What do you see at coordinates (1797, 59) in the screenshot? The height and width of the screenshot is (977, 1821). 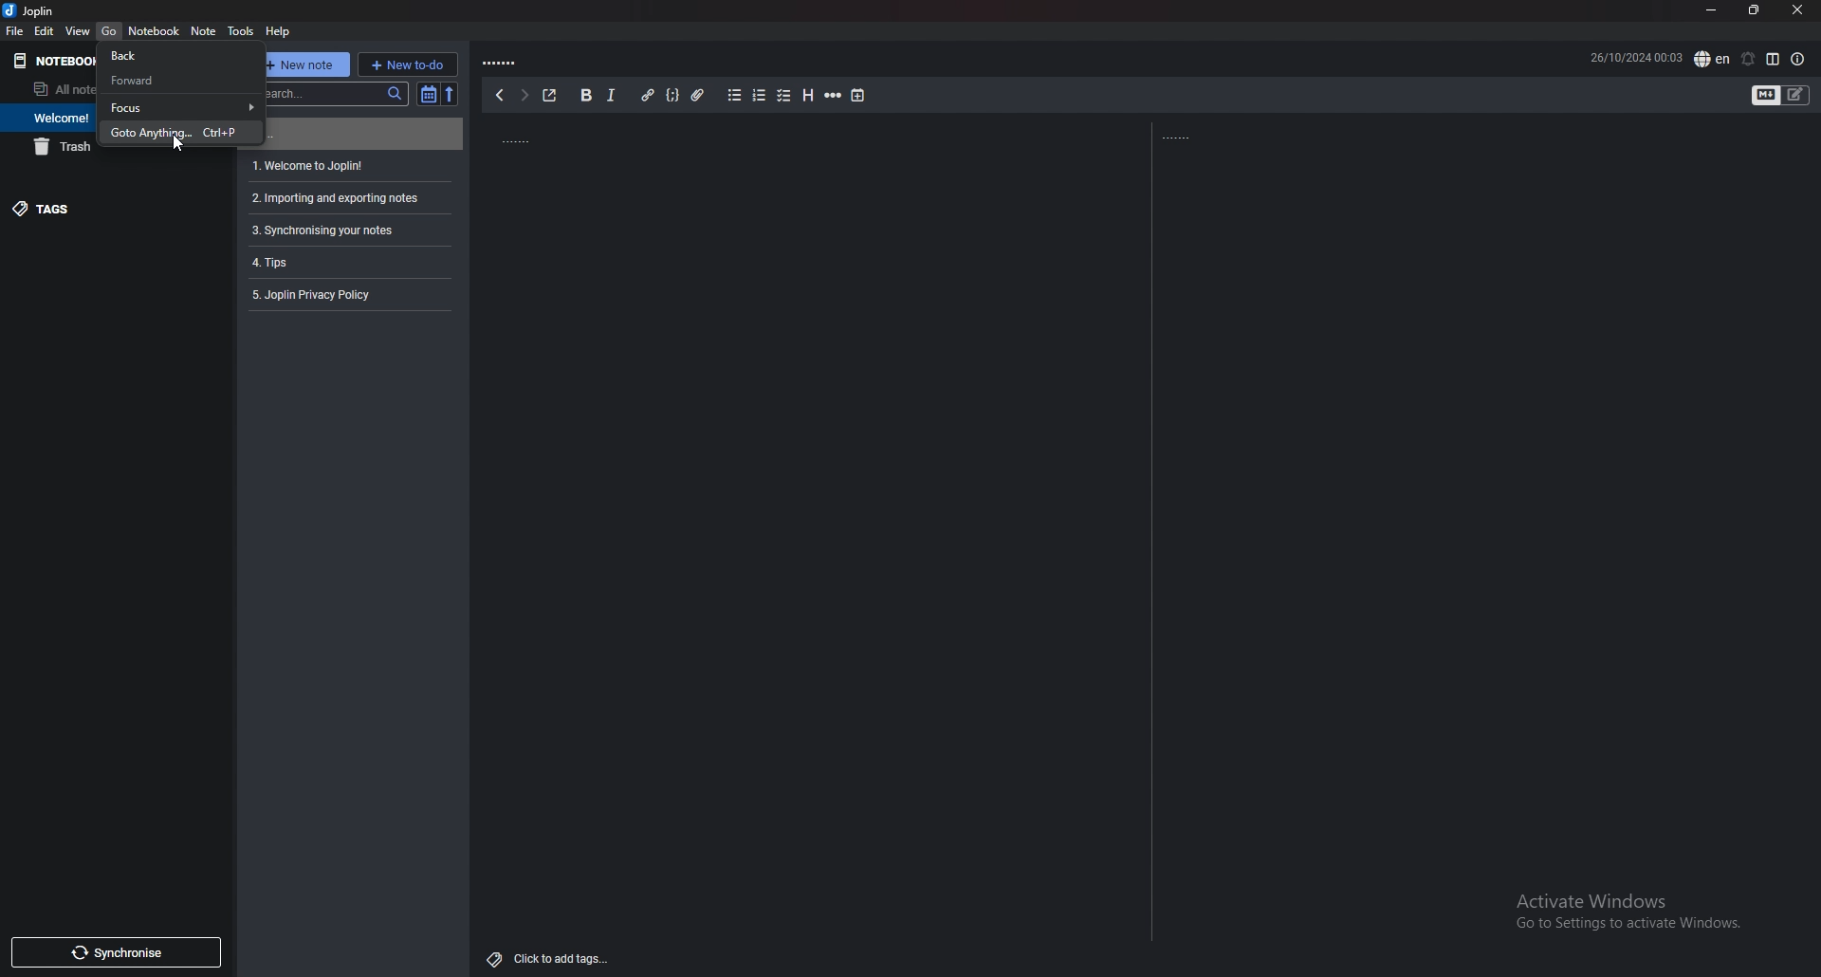 I see `note properties` at bounding box center [1797, 59].